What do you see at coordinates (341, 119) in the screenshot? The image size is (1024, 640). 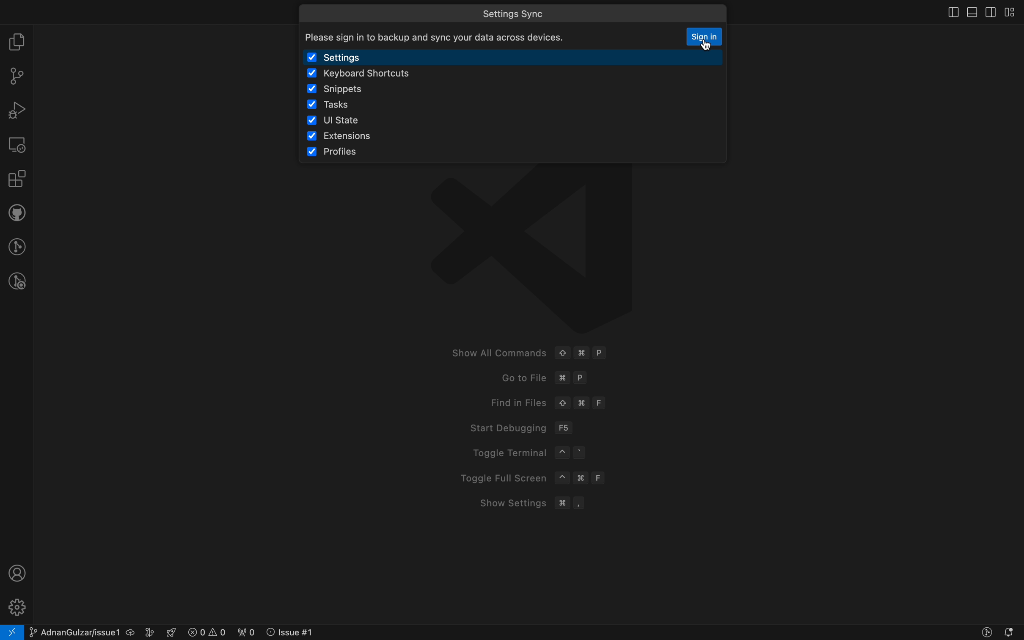 I see `ui state` at bounding box center [341, 119].